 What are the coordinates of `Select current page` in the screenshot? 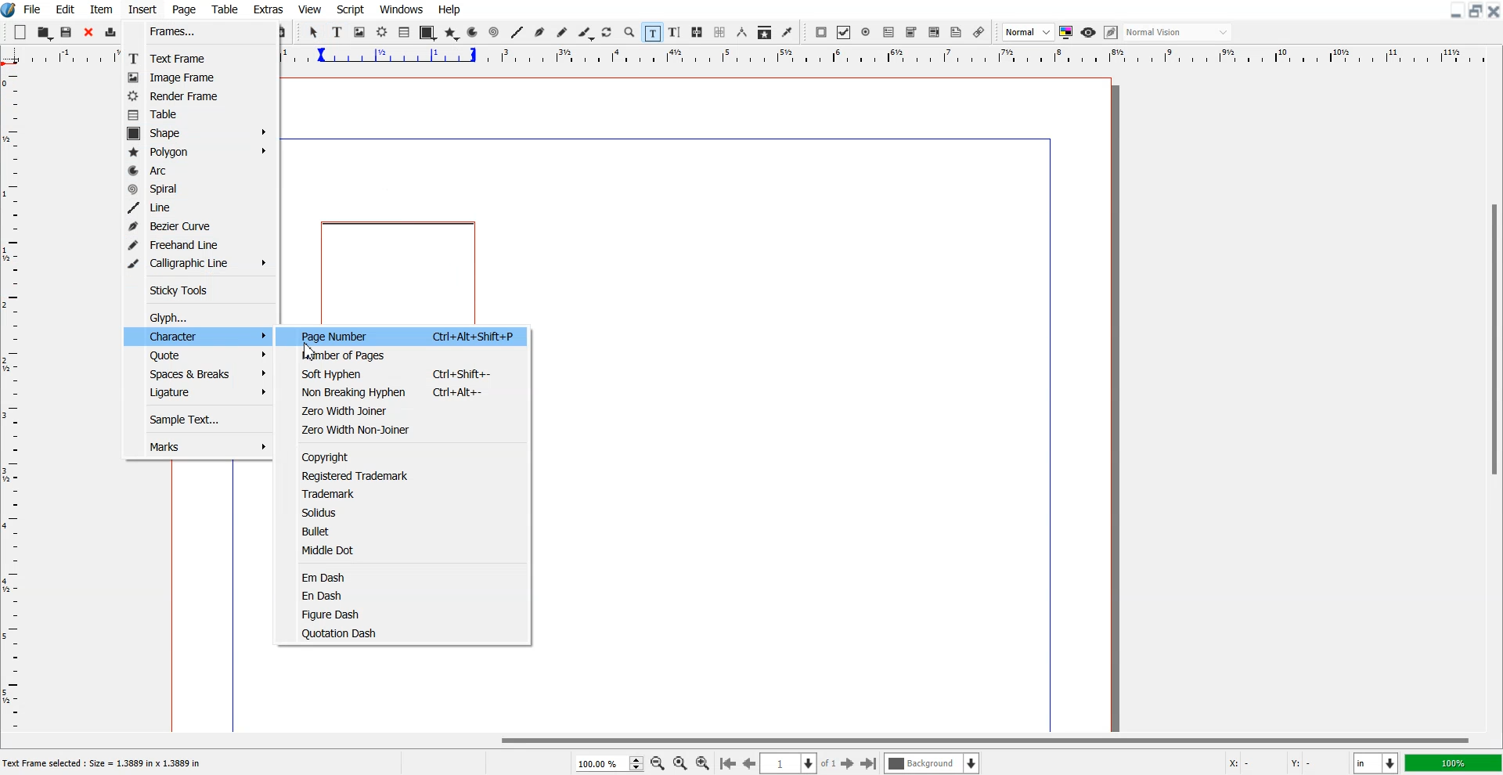 It's located at (798, 763).